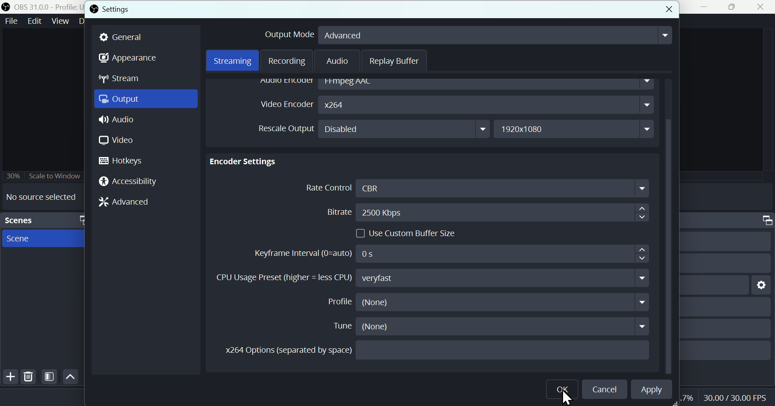  I want to click on settings, so click(109, 10).